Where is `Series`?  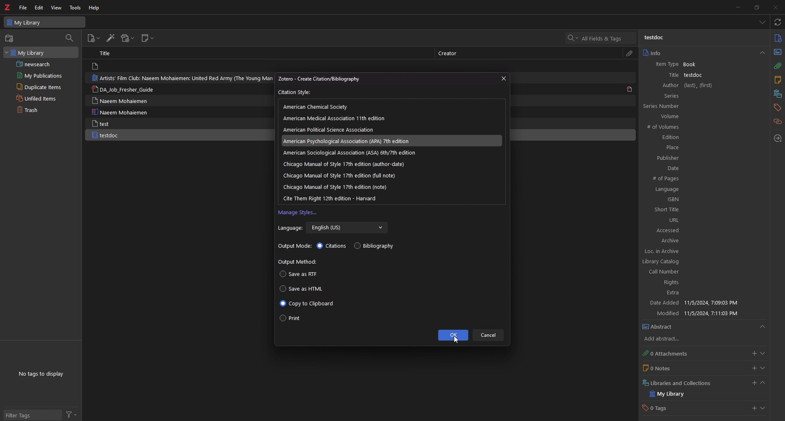 Series is located at coordinates (702, 96).